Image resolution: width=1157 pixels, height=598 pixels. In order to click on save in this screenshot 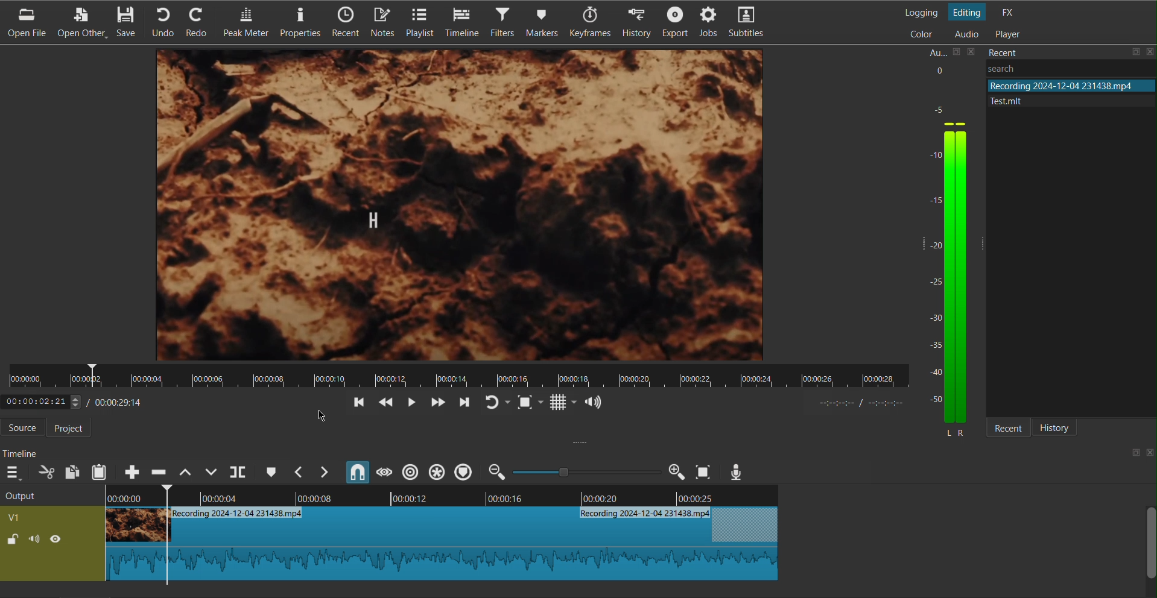, I will do `click(1135, 52)`.